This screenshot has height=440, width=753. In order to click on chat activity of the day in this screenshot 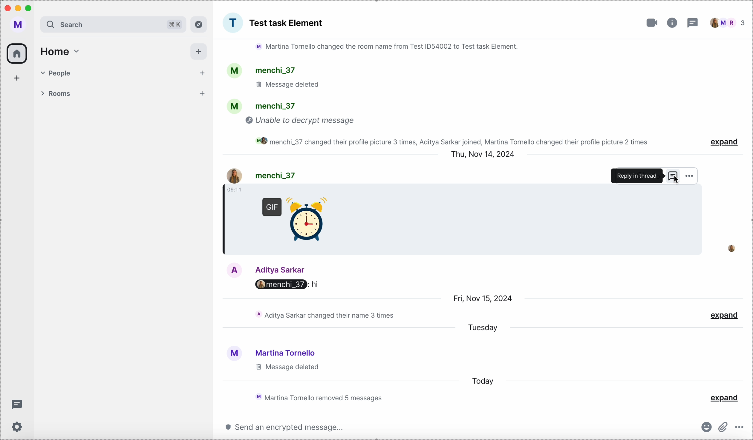, I will do `click(317, 397)`.